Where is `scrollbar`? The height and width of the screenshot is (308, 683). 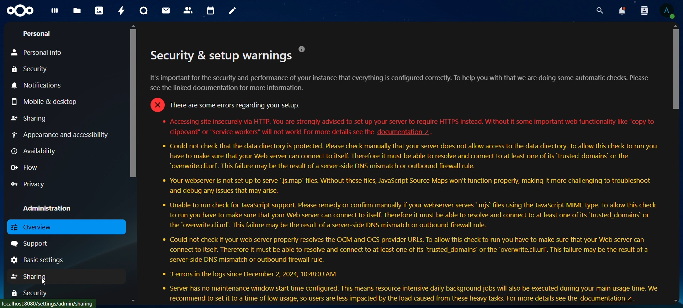
scrollbar is located at coordinates (676, 68).